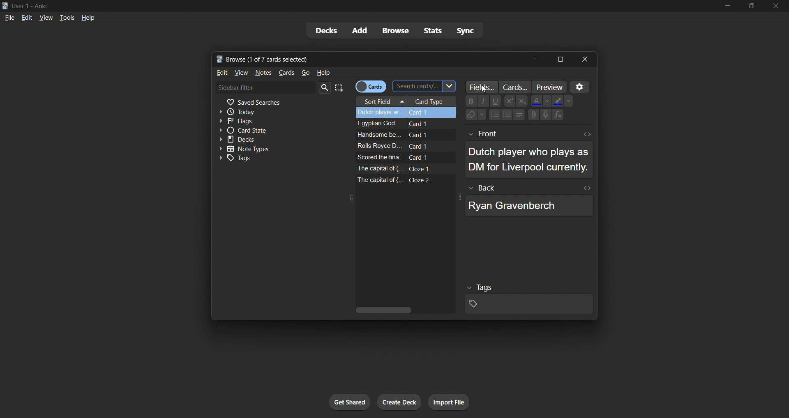  What do you see at coordinates (506, 115) in the screenshot?
I see `Numbering` at bounding box center [506, 115].